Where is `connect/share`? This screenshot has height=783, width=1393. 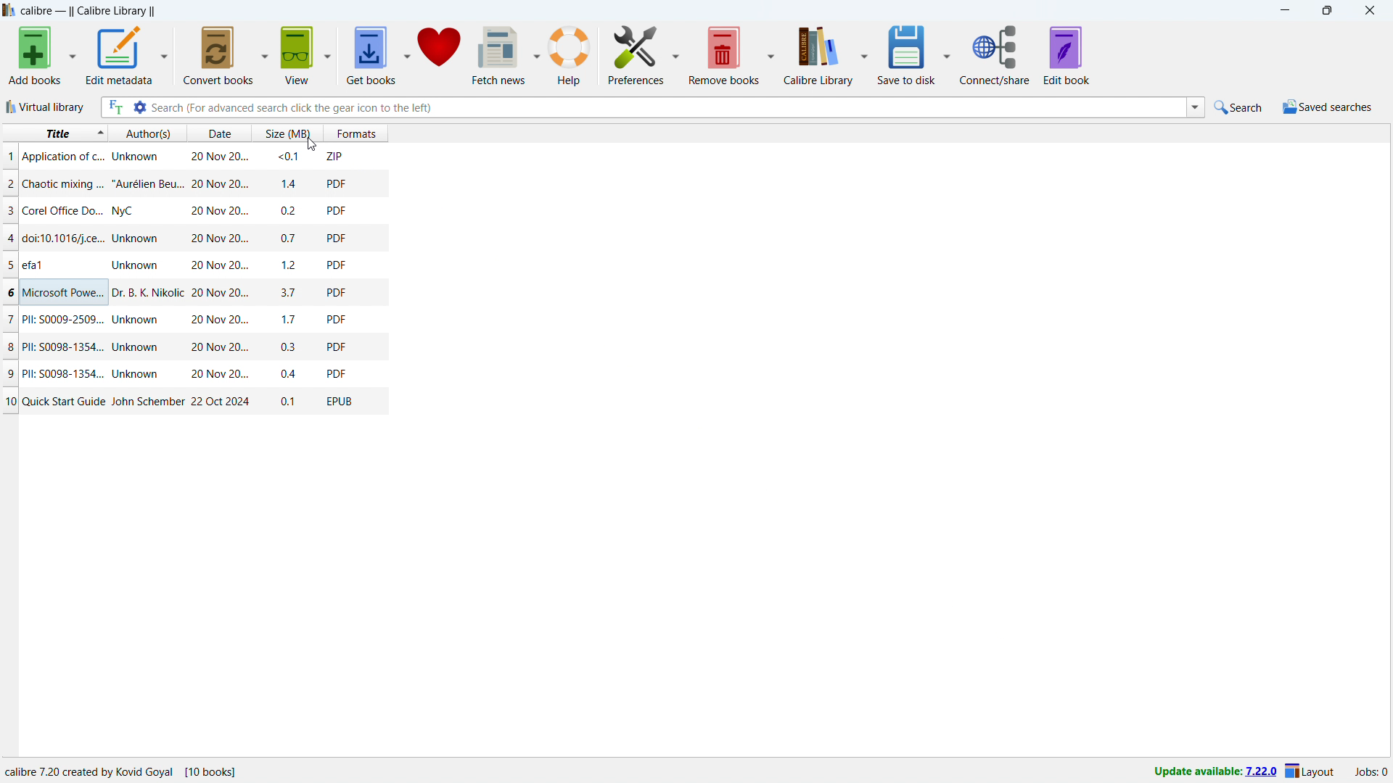
connect/share is located at coordinates (995, 55).